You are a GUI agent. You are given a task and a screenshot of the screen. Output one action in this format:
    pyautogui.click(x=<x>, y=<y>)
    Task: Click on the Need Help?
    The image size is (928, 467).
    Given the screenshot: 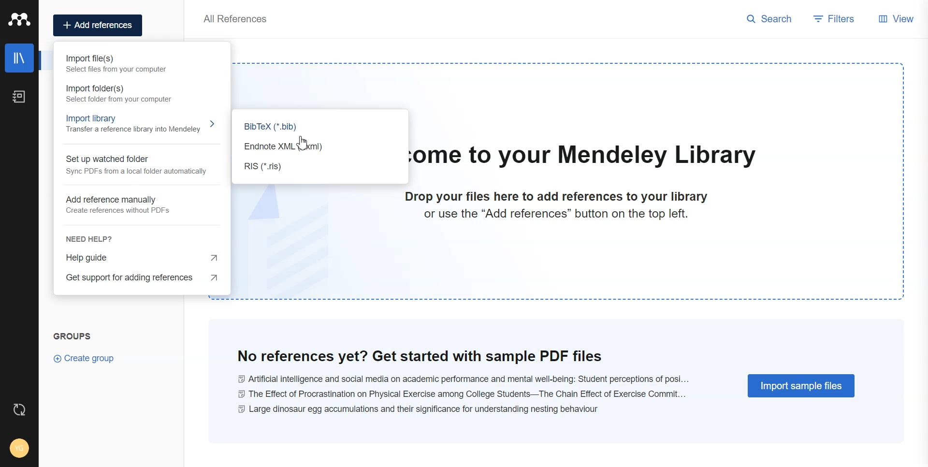 What is the action you would take?
    pyautogui.click(x=125, y=234)
    